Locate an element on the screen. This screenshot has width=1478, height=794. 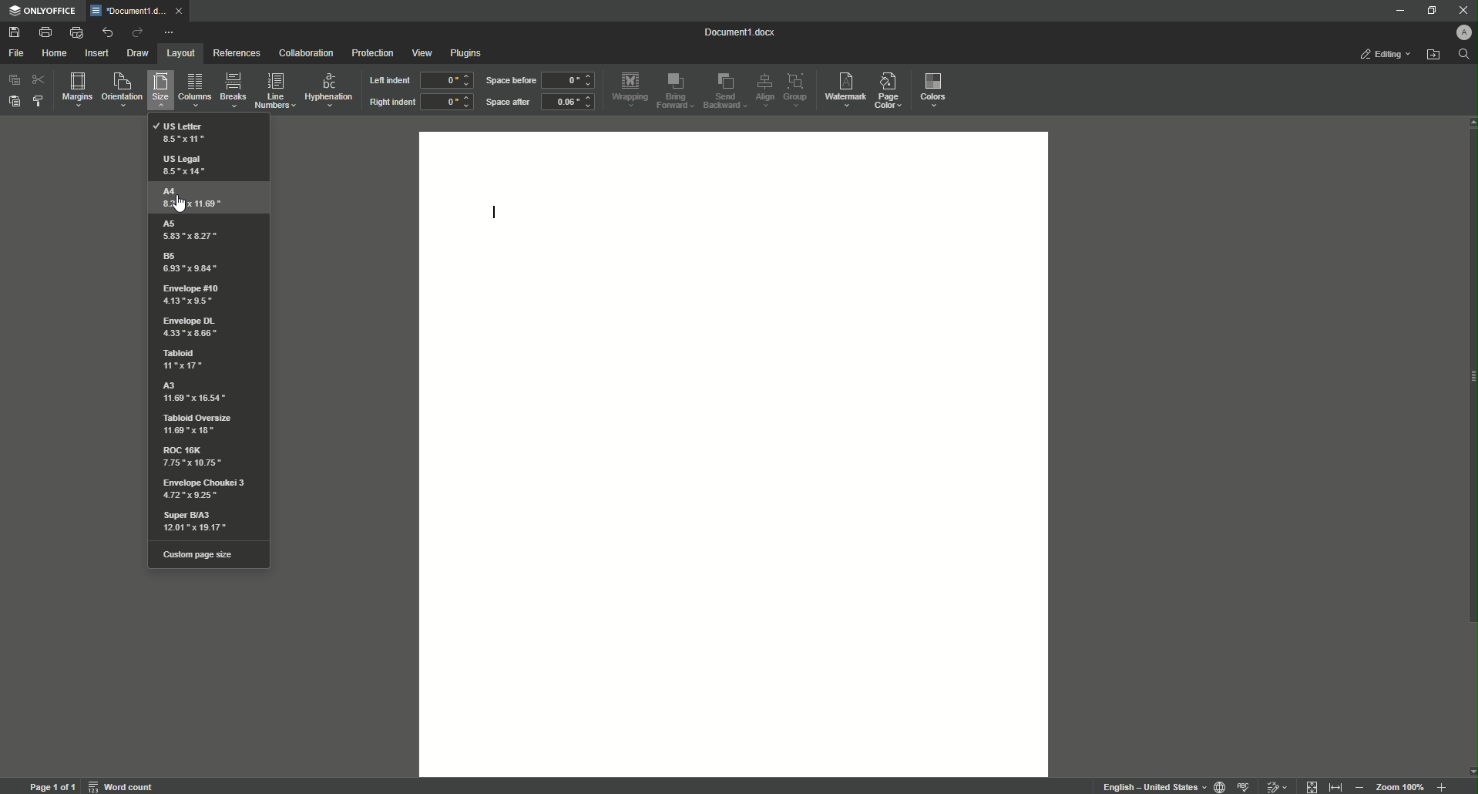
Zoom 100% is located at coordinates (1399, 786).